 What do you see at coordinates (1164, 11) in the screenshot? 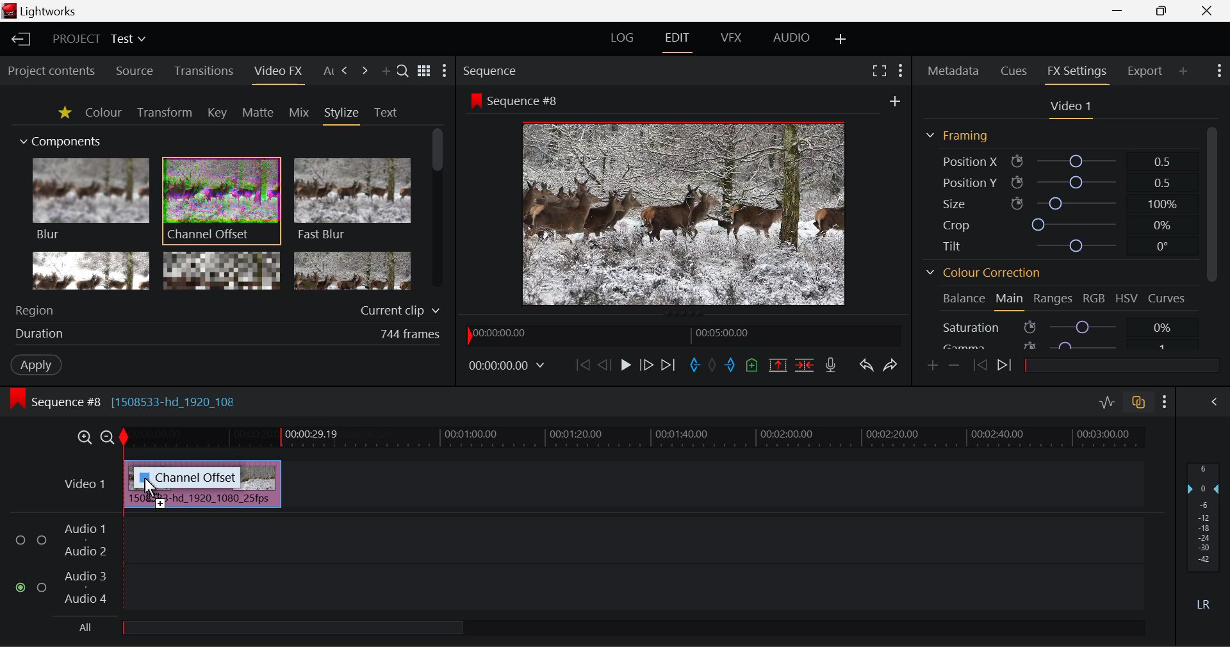
I see `Minimize` at bounding box center [1164, 11].